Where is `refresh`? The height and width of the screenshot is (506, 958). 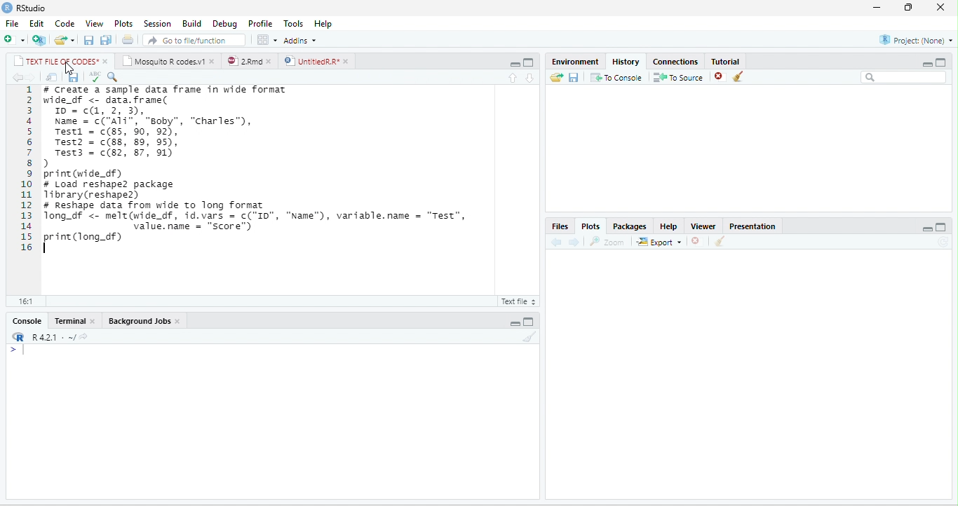 refresh is located at coordinates (943, 242).